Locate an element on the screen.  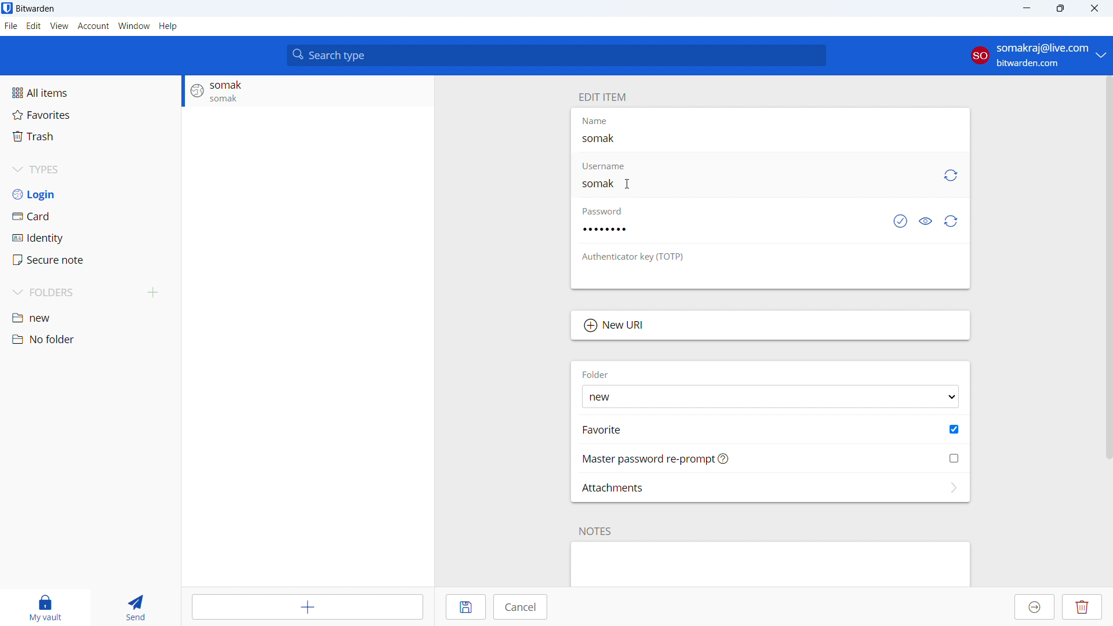
edit name is located at coordinates (769, 139).